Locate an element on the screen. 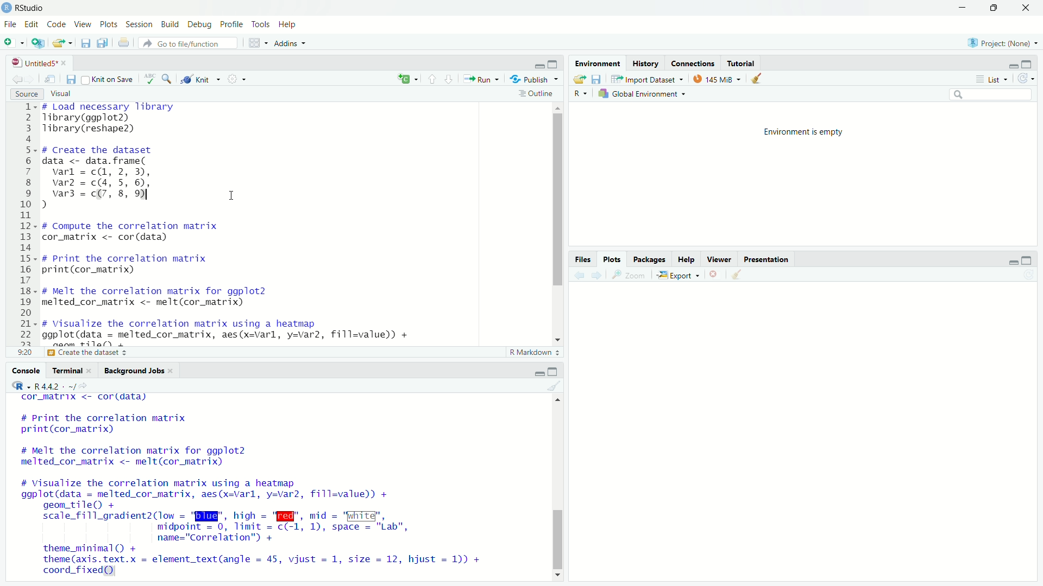 This screenshot has width=1043, height=586. files is located at coordinates (584, 259).